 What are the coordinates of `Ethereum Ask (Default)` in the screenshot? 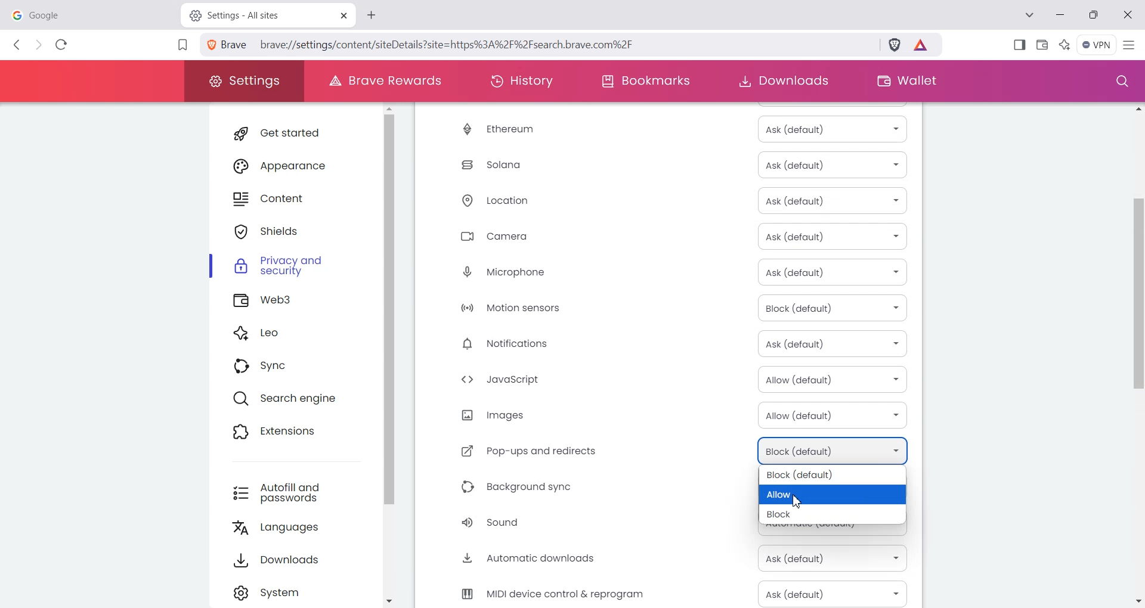 It's located at (669, 129).